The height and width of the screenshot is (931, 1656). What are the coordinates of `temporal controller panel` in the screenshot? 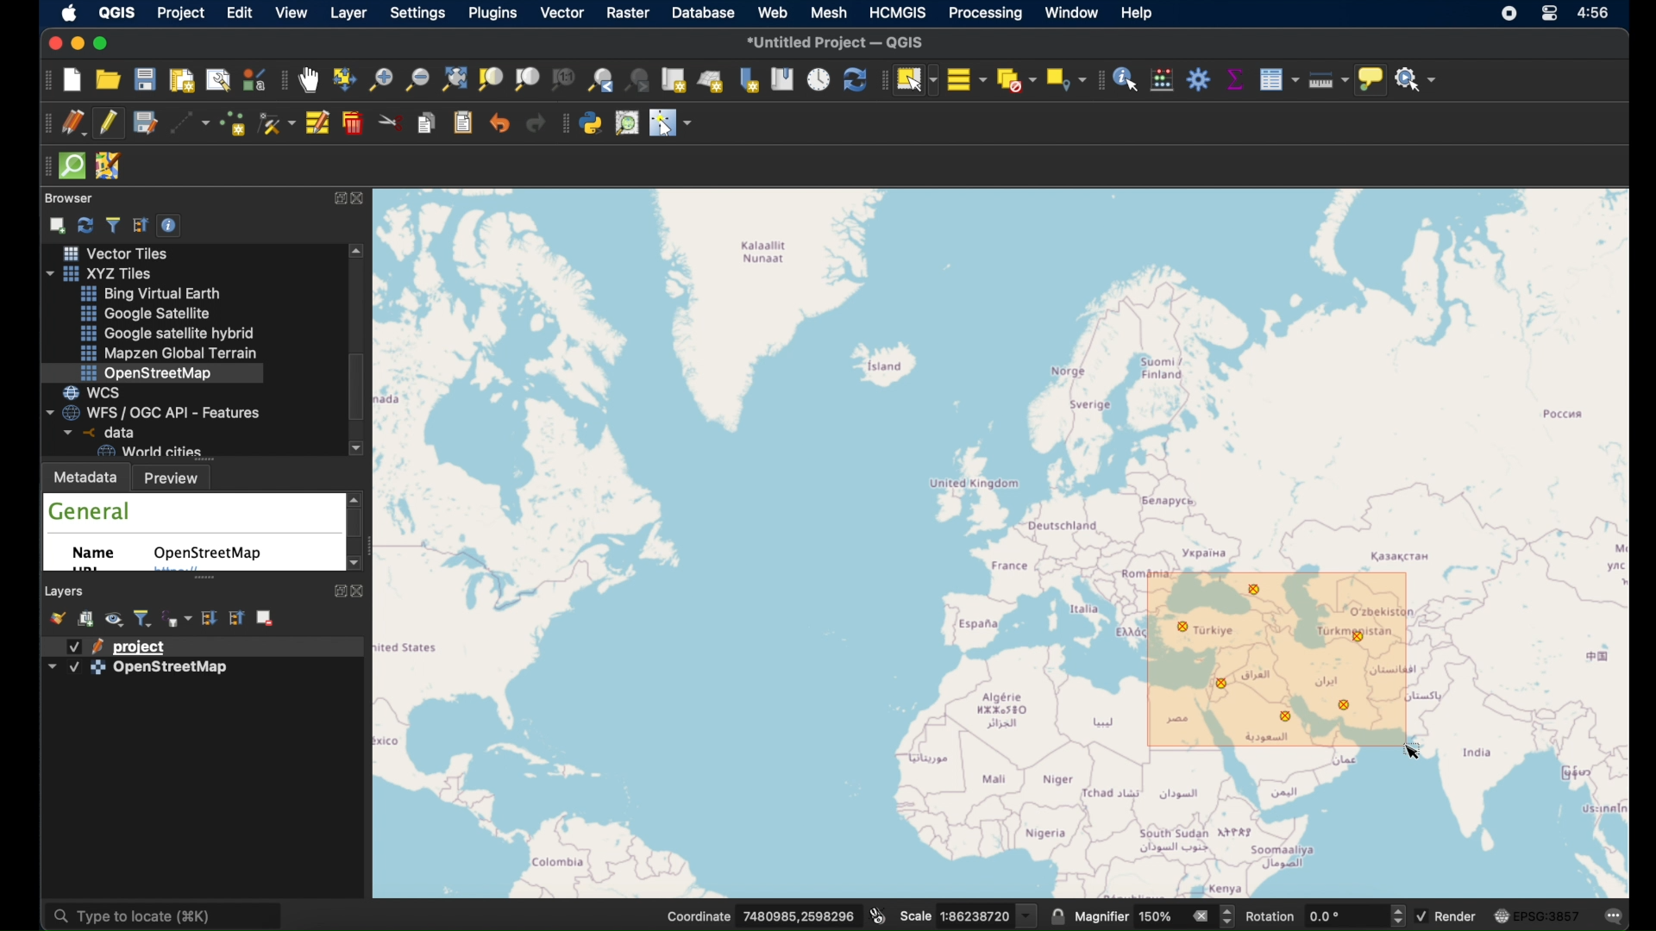 It's located at (819, 78).